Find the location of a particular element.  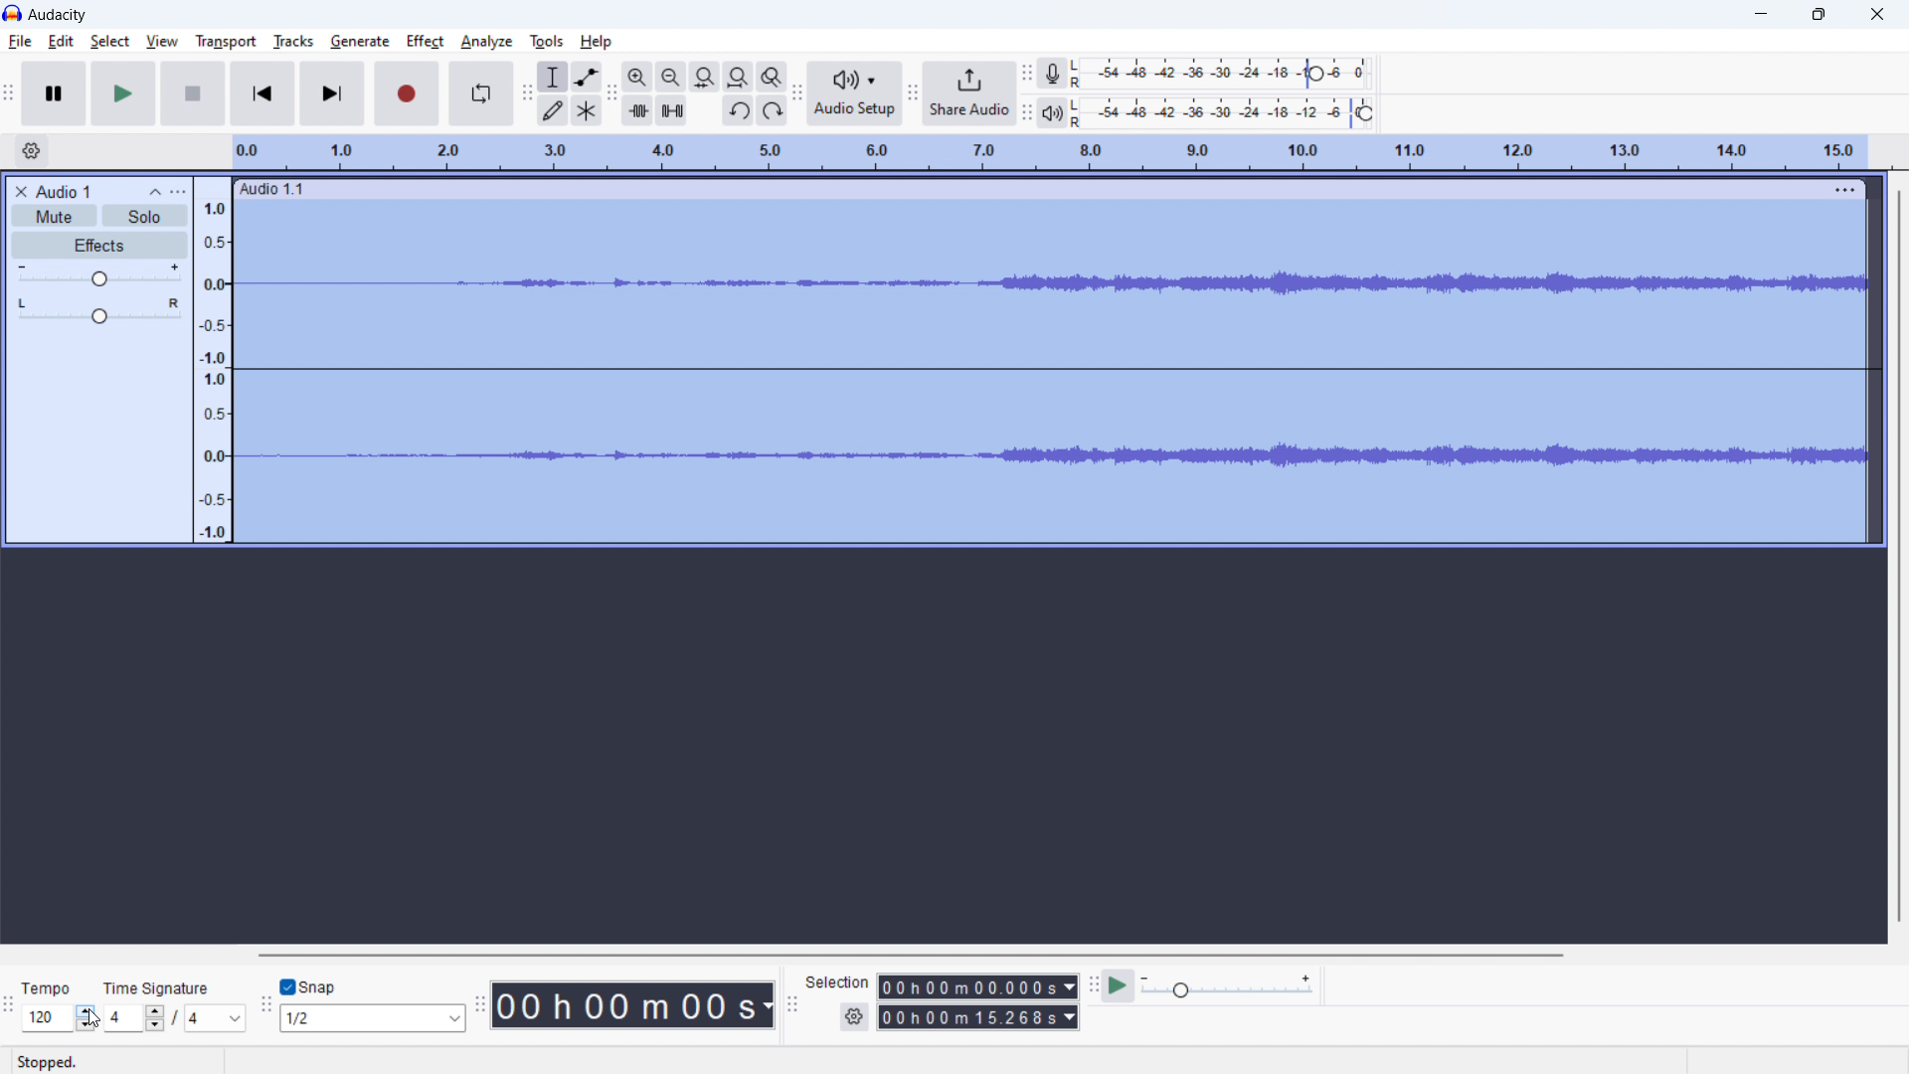

envelop tool is located at coordinates (586, 76).